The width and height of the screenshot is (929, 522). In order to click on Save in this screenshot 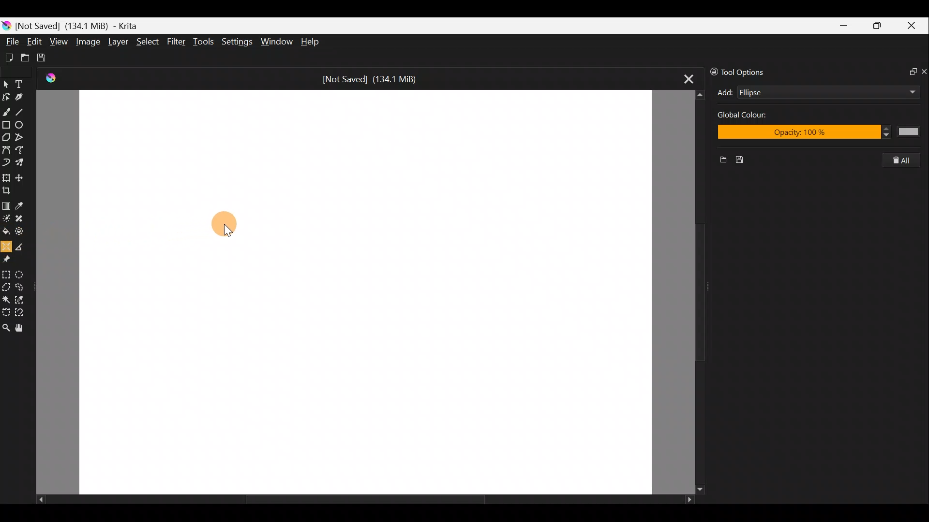, I will do `click(749, 160)`.